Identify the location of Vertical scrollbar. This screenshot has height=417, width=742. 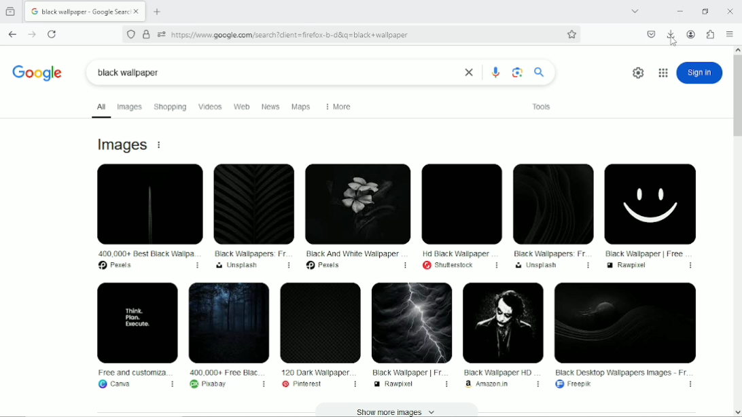
(737, 98).